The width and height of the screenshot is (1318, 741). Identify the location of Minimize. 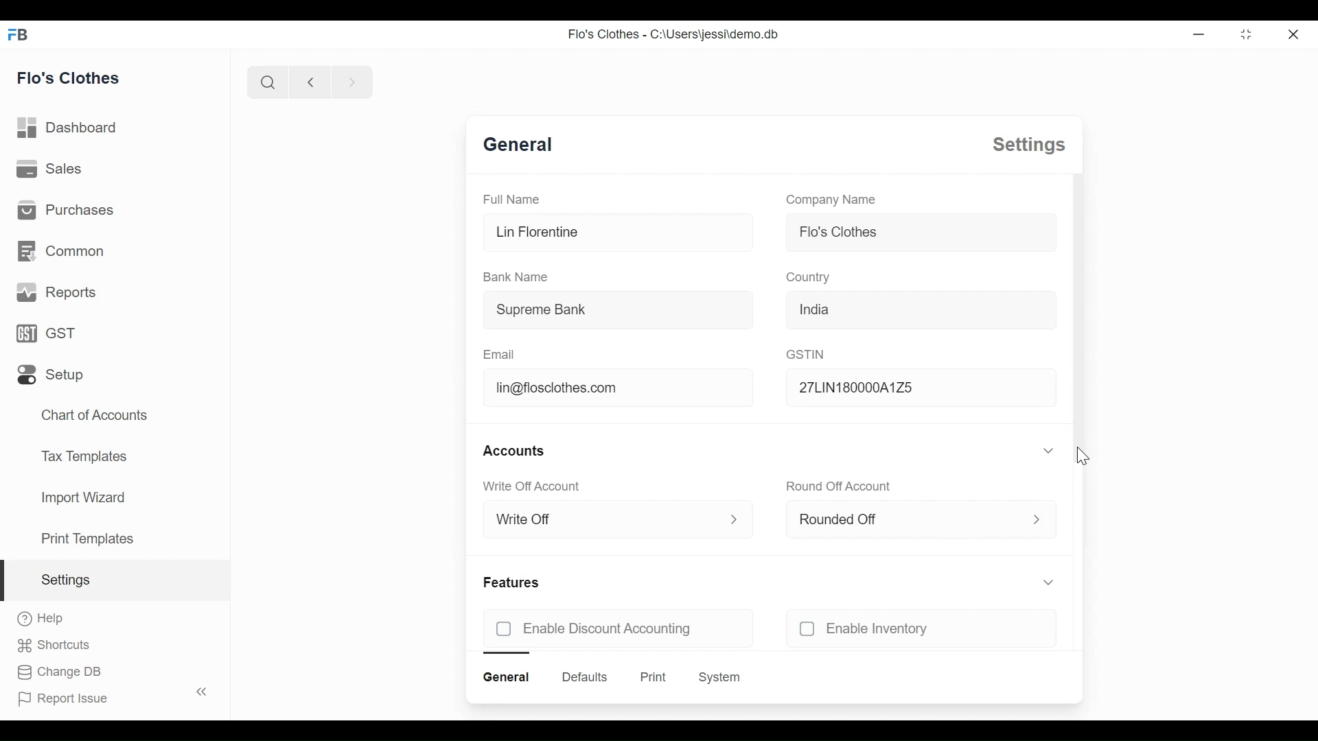
(1196, 34).